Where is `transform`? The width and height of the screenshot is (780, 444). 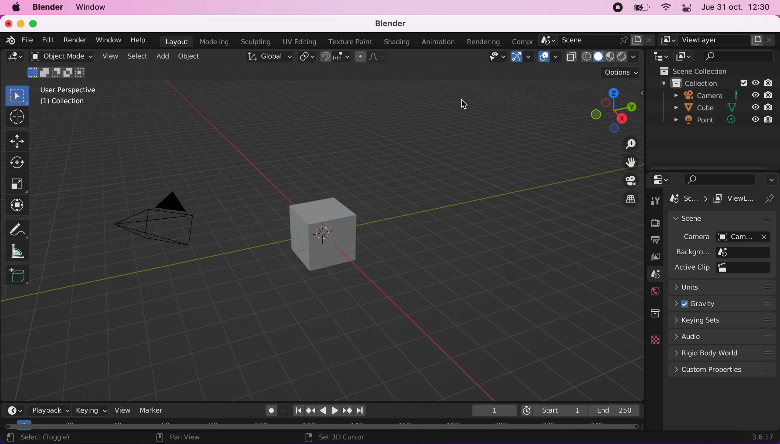 transform is located at coordinates (19, 206).